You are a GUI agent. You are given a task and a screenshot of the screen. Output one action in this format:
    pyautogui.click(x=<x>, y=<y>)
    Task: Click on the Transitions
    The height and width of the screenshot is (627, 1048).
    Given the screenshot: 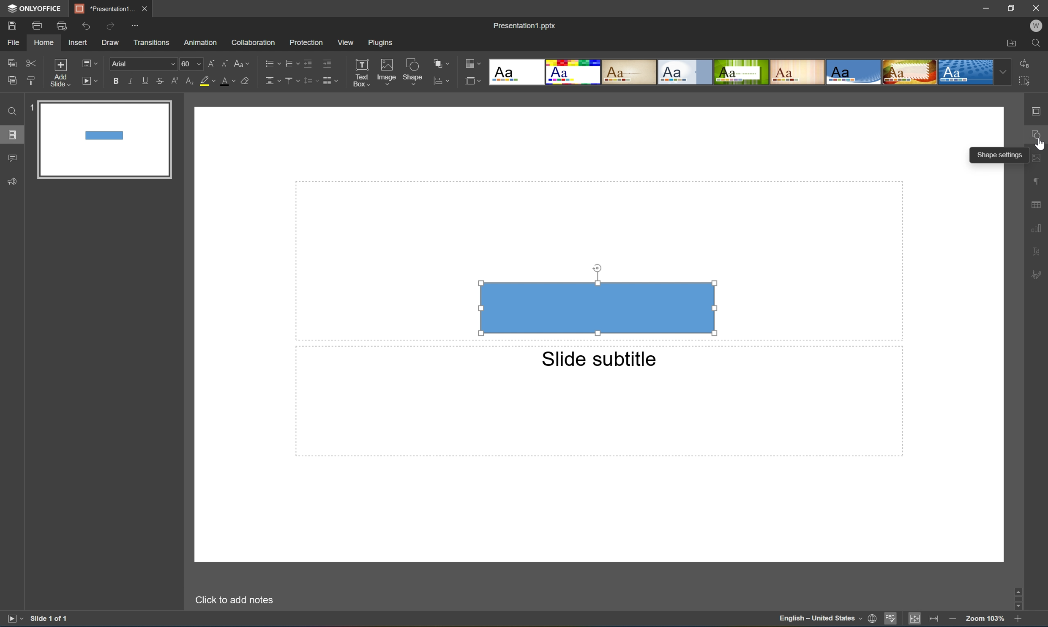 What is the action you would take?
    pyautogui.click(x=150, y=43)
    